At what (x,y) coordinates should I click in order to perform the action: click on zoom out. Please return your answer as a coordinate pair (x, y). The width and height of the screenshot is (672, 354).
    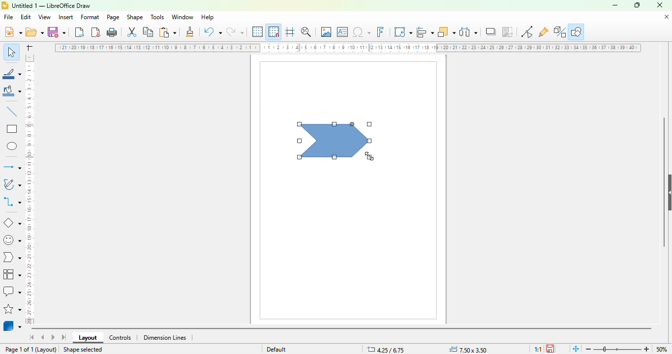
    Looking at the image, I should click on (589, 349).